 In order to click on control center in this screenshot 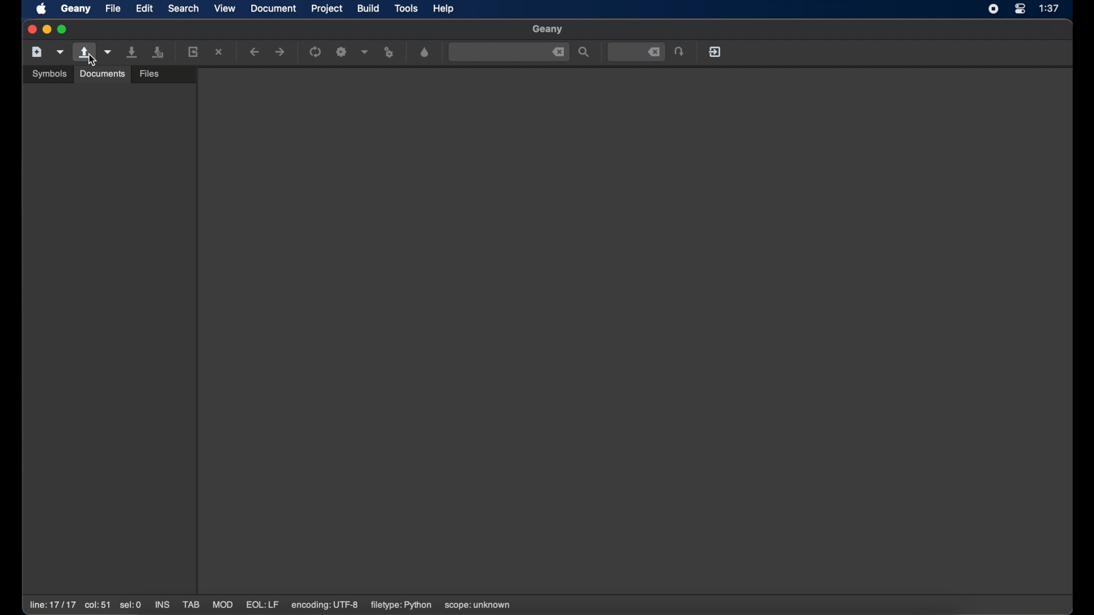, I will do `click(1020, 9)`.